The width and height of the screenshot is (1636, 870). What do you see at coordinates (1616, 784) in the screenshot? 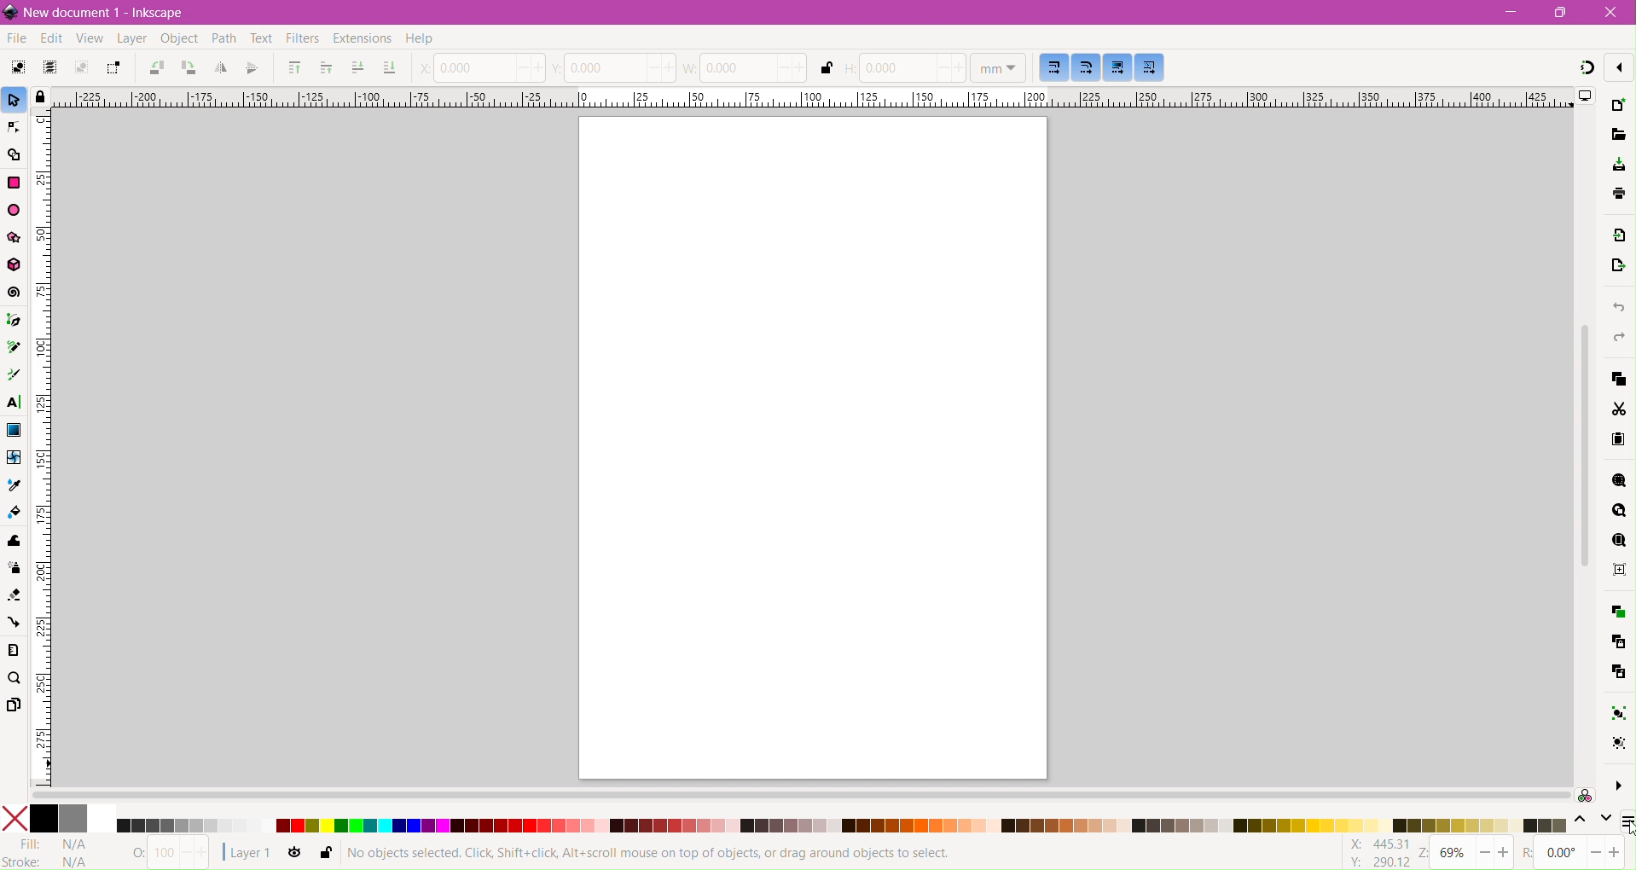
I see `More Options` at bounding box center [1616, 784].